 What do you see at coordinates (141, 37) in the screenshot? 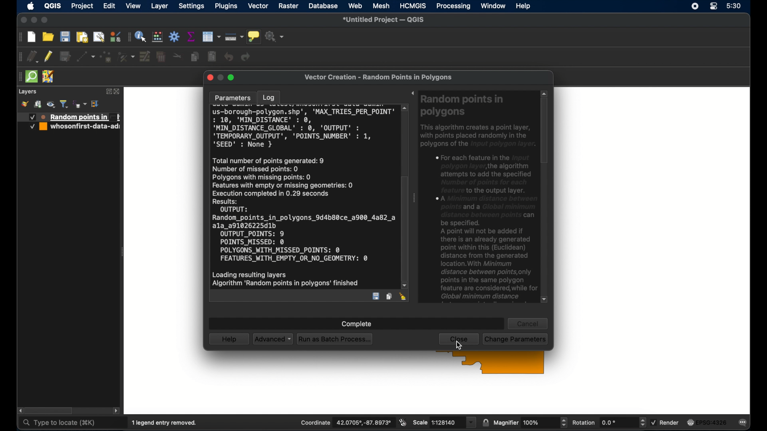
I see `identify feature` at bounding box center [141, 37].